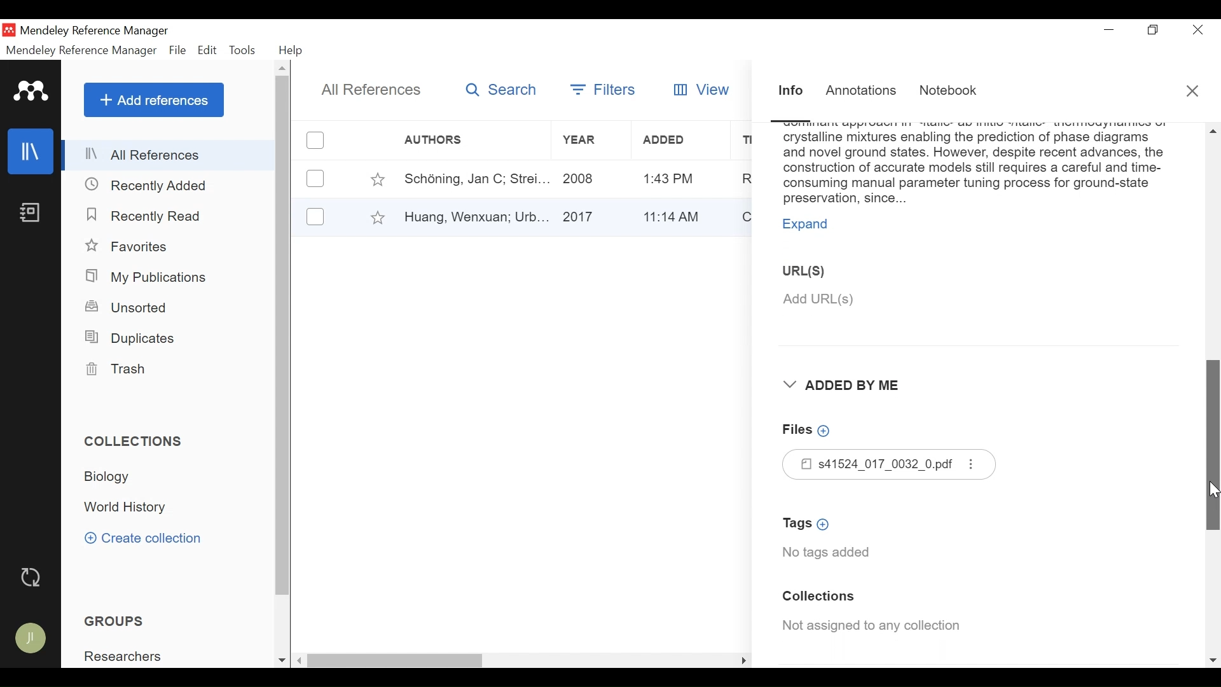  I want to click on Author, so click(474, 216).